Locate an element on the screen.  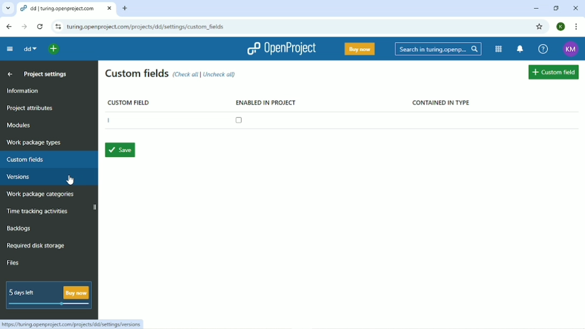
backward is located at coordinates (7, 26).